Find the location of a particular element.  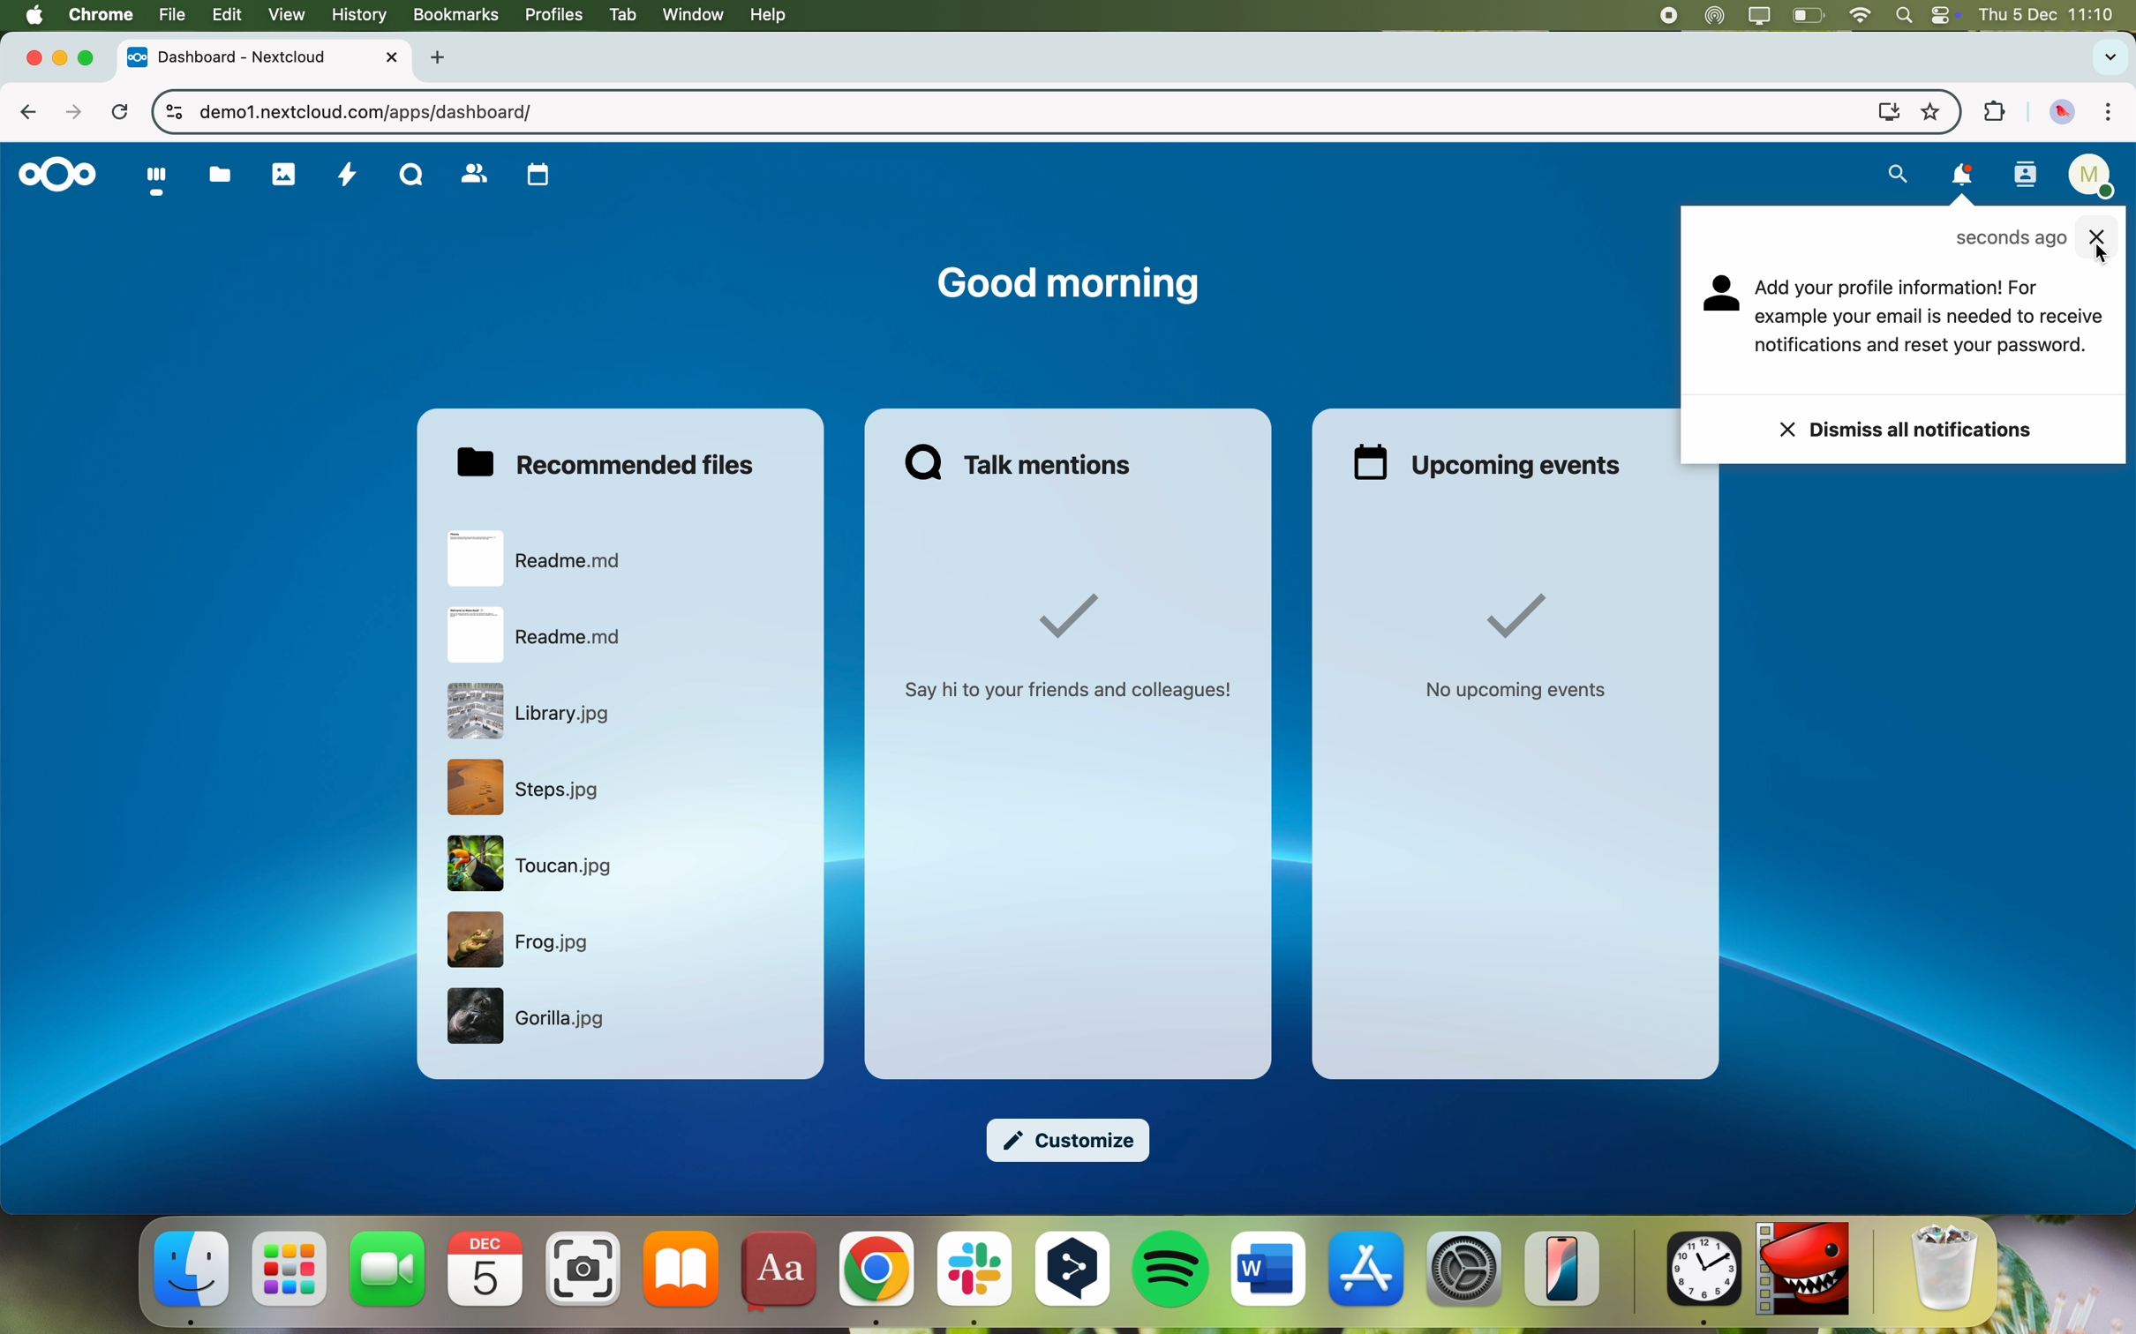

contacts is located at coordinates (474, 176).